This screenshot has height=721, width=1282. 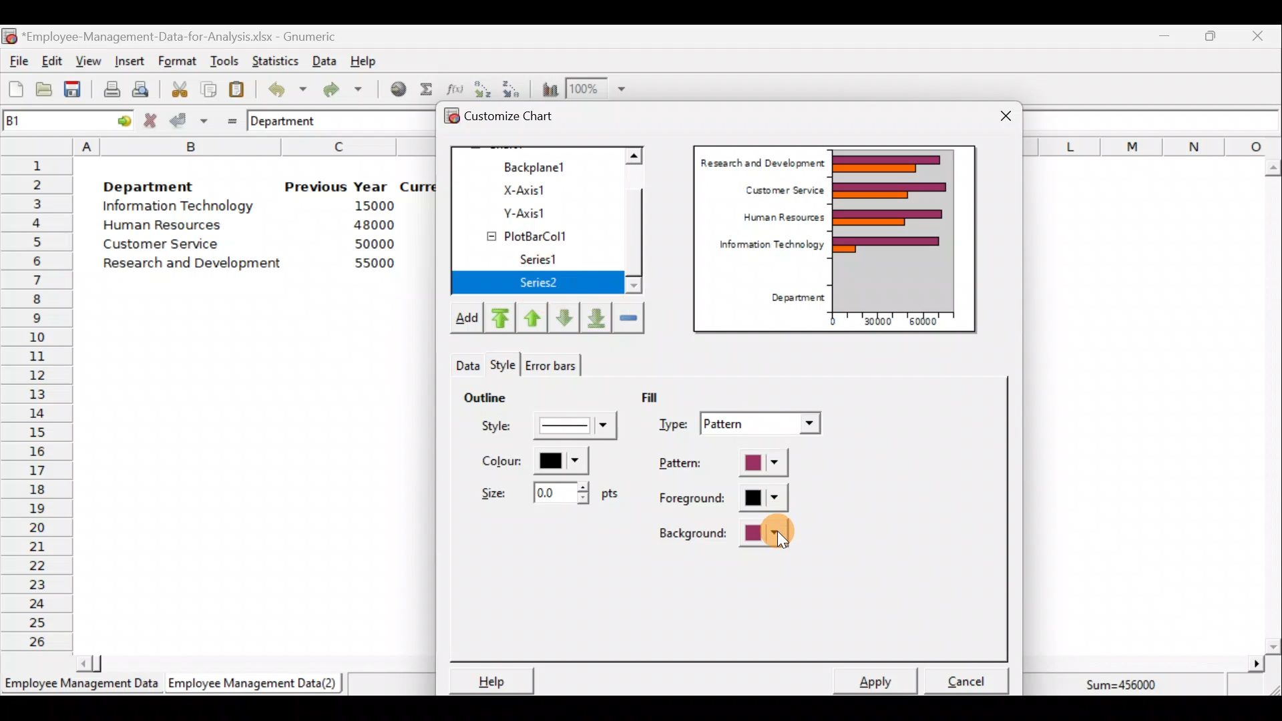 I want to click on Close, so click(x=1257, y=38).